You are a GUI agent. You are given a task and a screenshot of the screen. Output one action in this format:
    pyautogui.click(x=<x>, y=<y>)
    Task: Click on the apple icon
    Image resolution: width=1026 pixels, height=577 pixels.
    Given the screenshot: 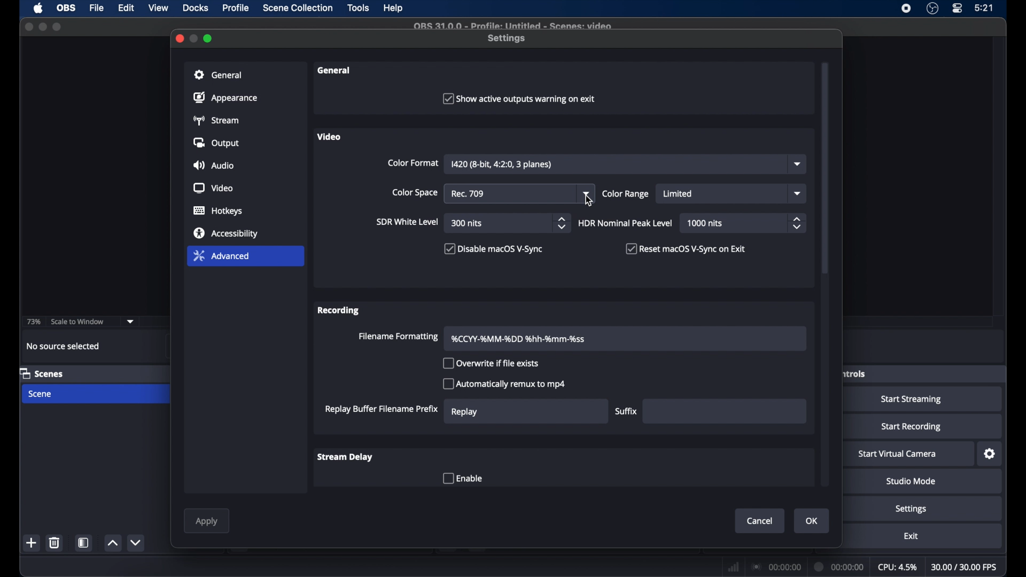 What is the action you would take?
    pyautogui.click(x=38, y=8)
    